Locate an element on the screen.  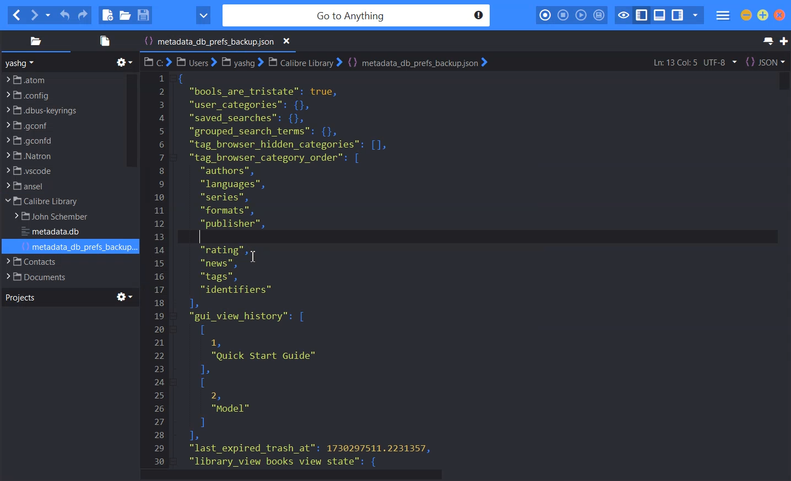
File is located at coordinates (61, 155).